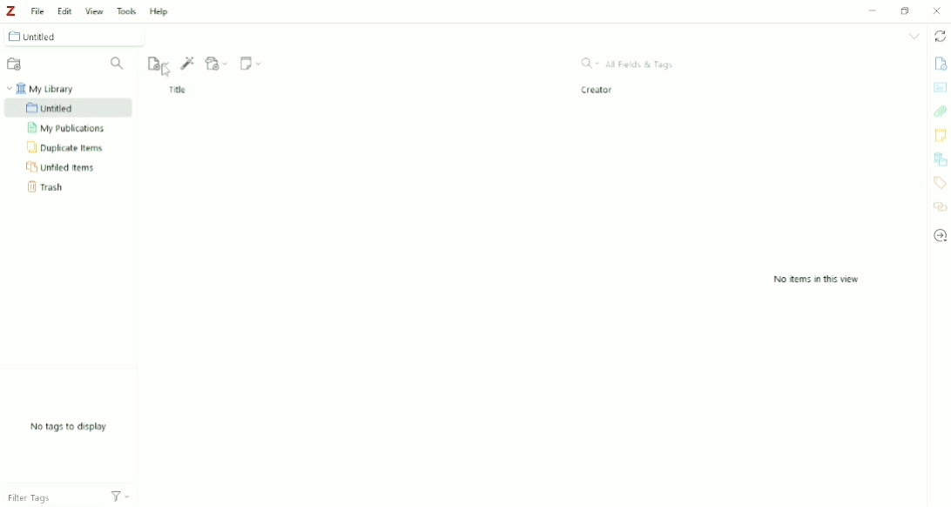 The width and height of the screenshot is (951, 507). I want to click on No tags to display, so click(69, 427).